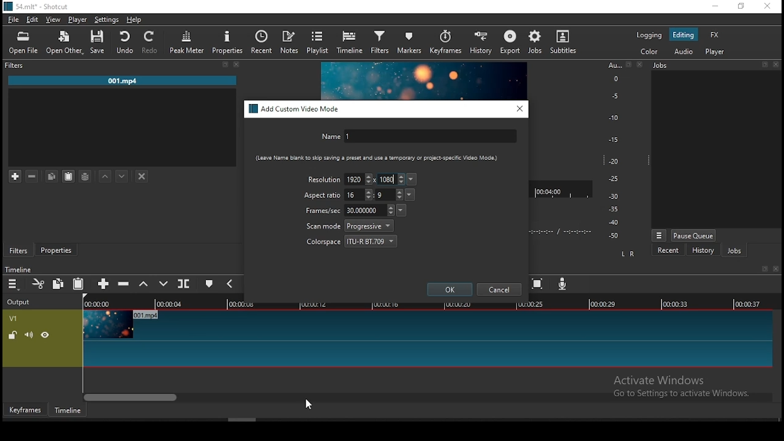 The width and height of the screenshot is (784, 441). Describe the element at coordinates (237, 64) in the screenshot. I see `close` at that location.